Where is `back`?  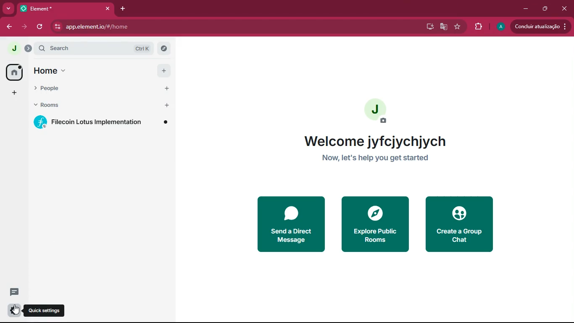 back is located at coordinates (8, 26).